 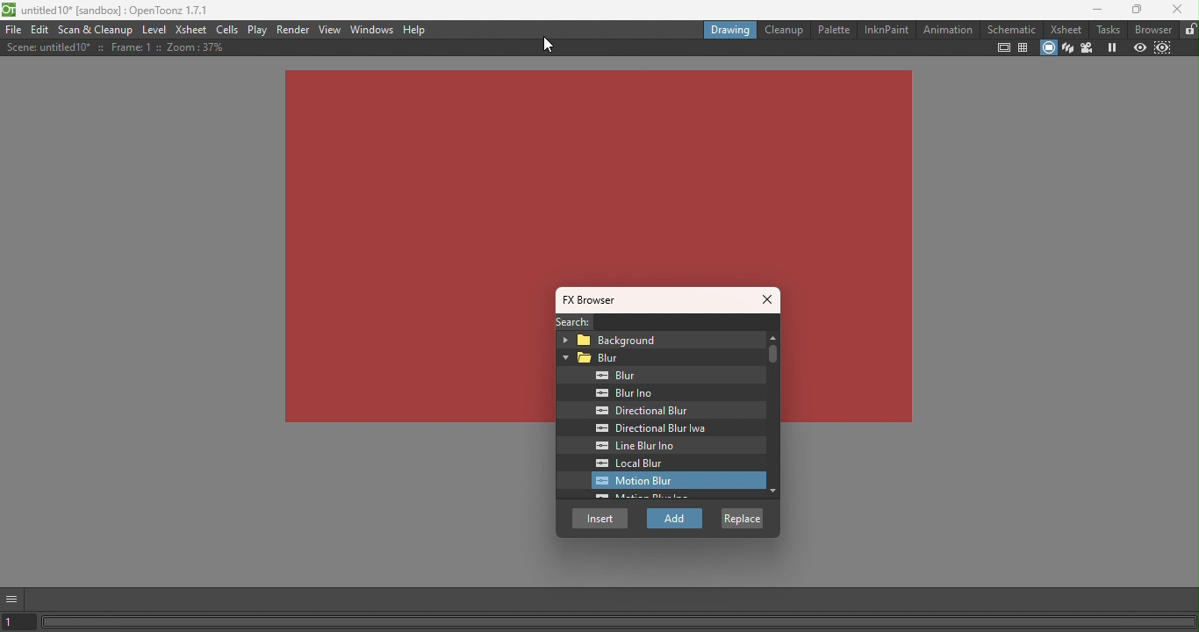 I want to click on Scan & Cleanup, so click(x=97, y=29).